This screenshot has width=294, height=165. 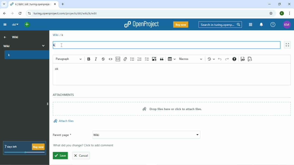 I want to click on Forward, so click(x=12, y=13).